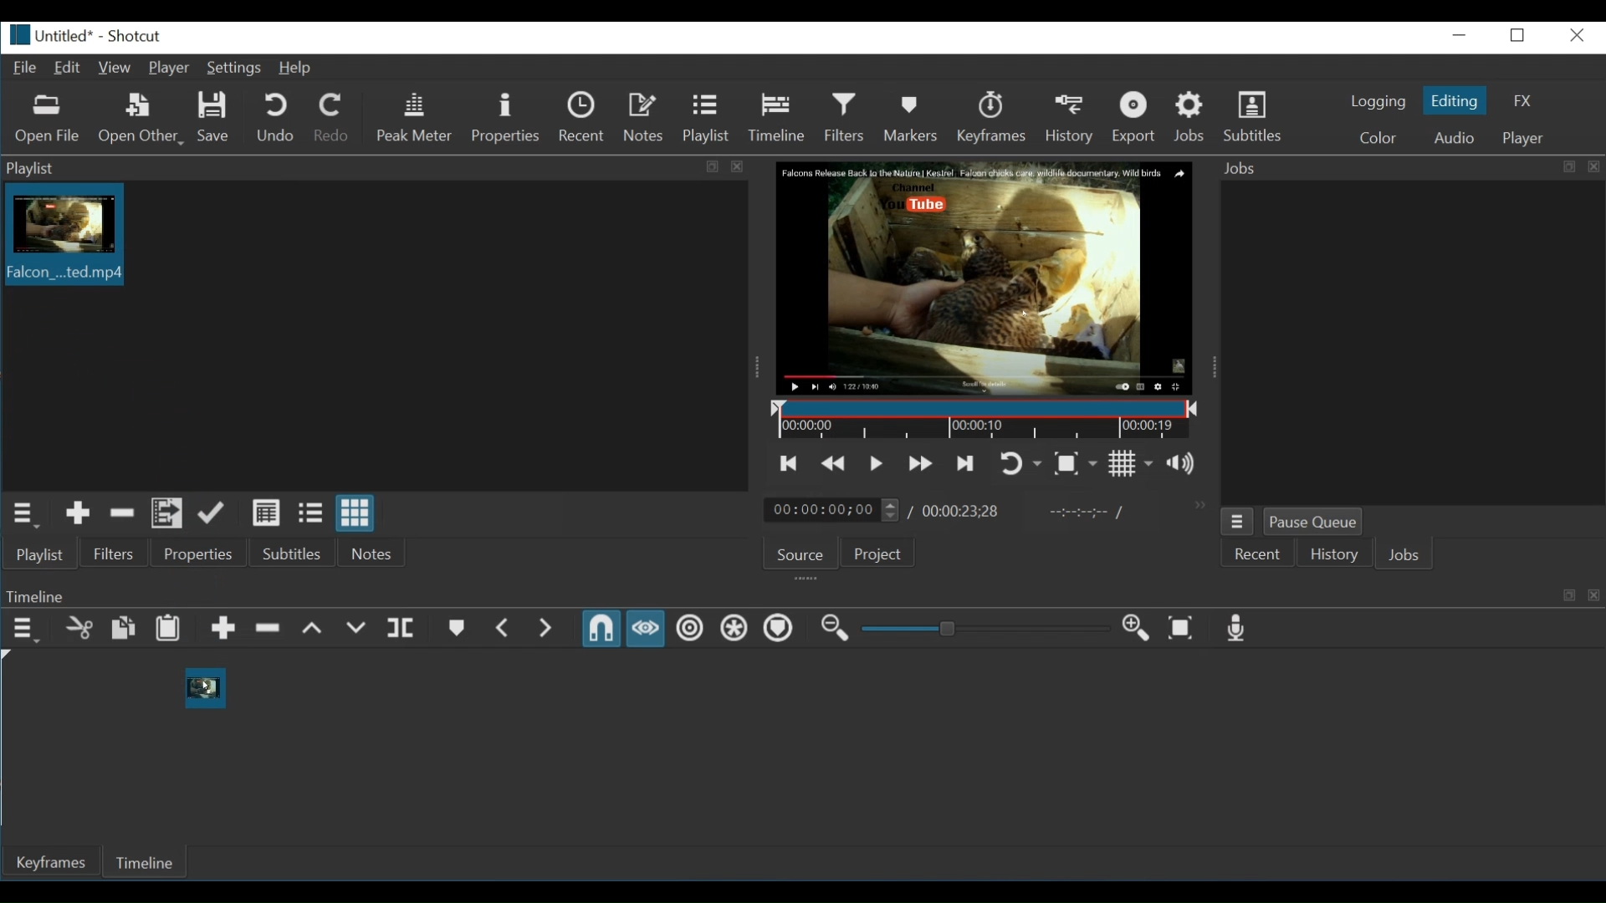 The width and height of the screenshot is (1606, 903). I want to click on Help, so click(297, 69).